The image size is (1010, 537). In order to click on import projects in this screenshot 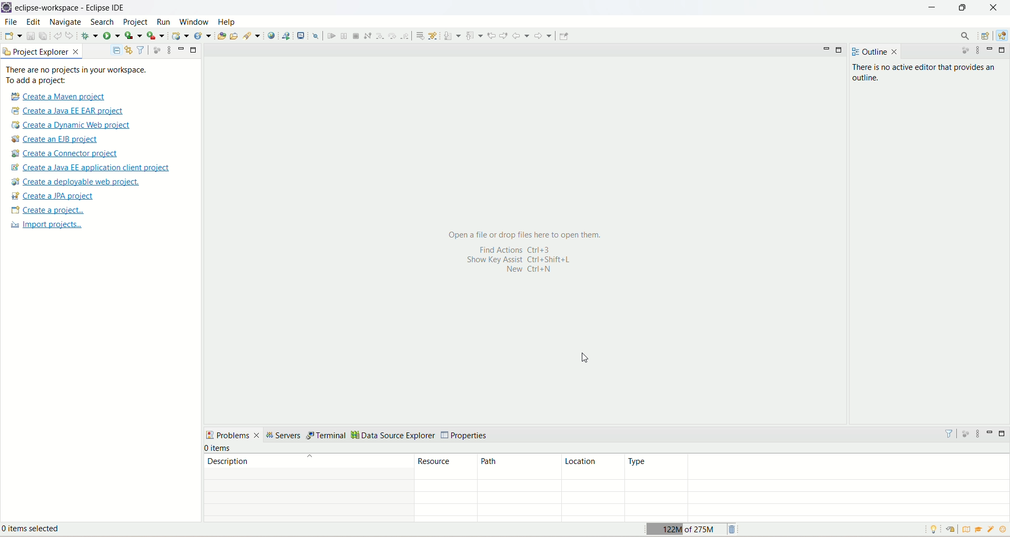, I will do `click(45, 226)`.